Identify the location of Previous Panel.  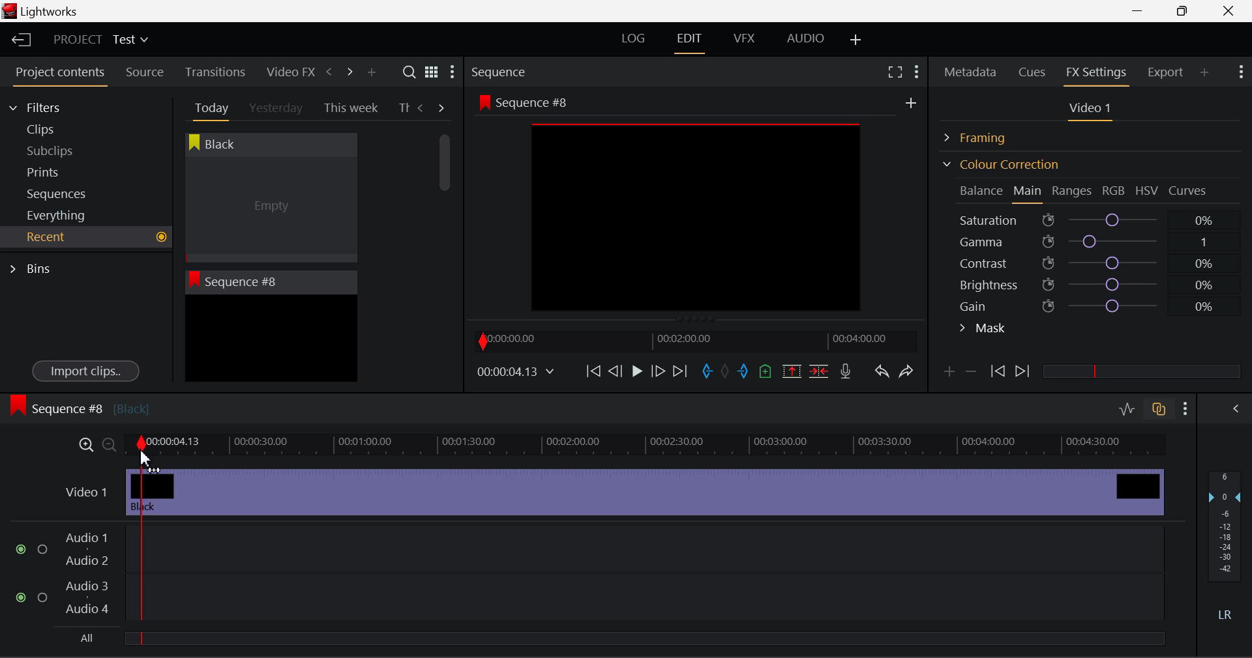
(329, 72).